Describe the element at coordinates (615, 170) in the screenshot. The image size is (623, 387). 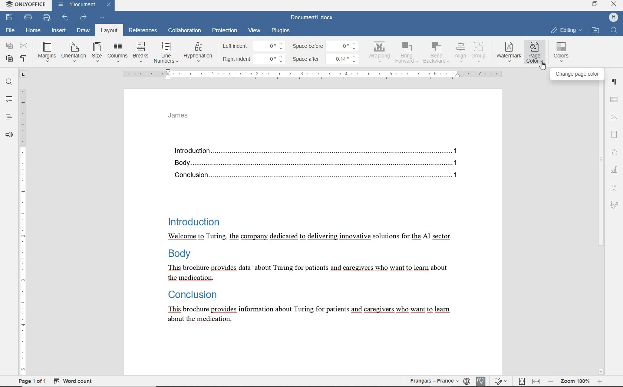
I see `chart` at that location.